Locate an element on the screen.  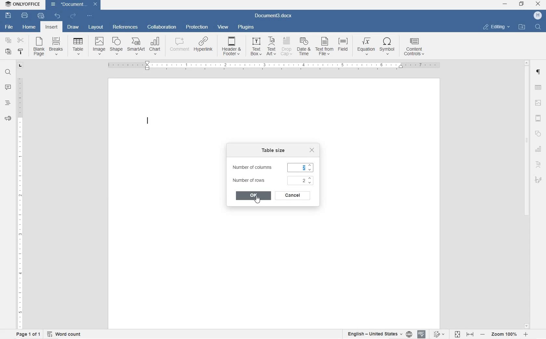
MINIMIZE is located at coordinates (505, 4).